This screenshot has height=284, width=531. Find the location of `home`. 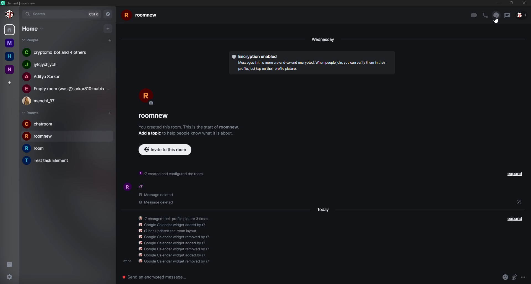

home is located at coordinates (32, 28).